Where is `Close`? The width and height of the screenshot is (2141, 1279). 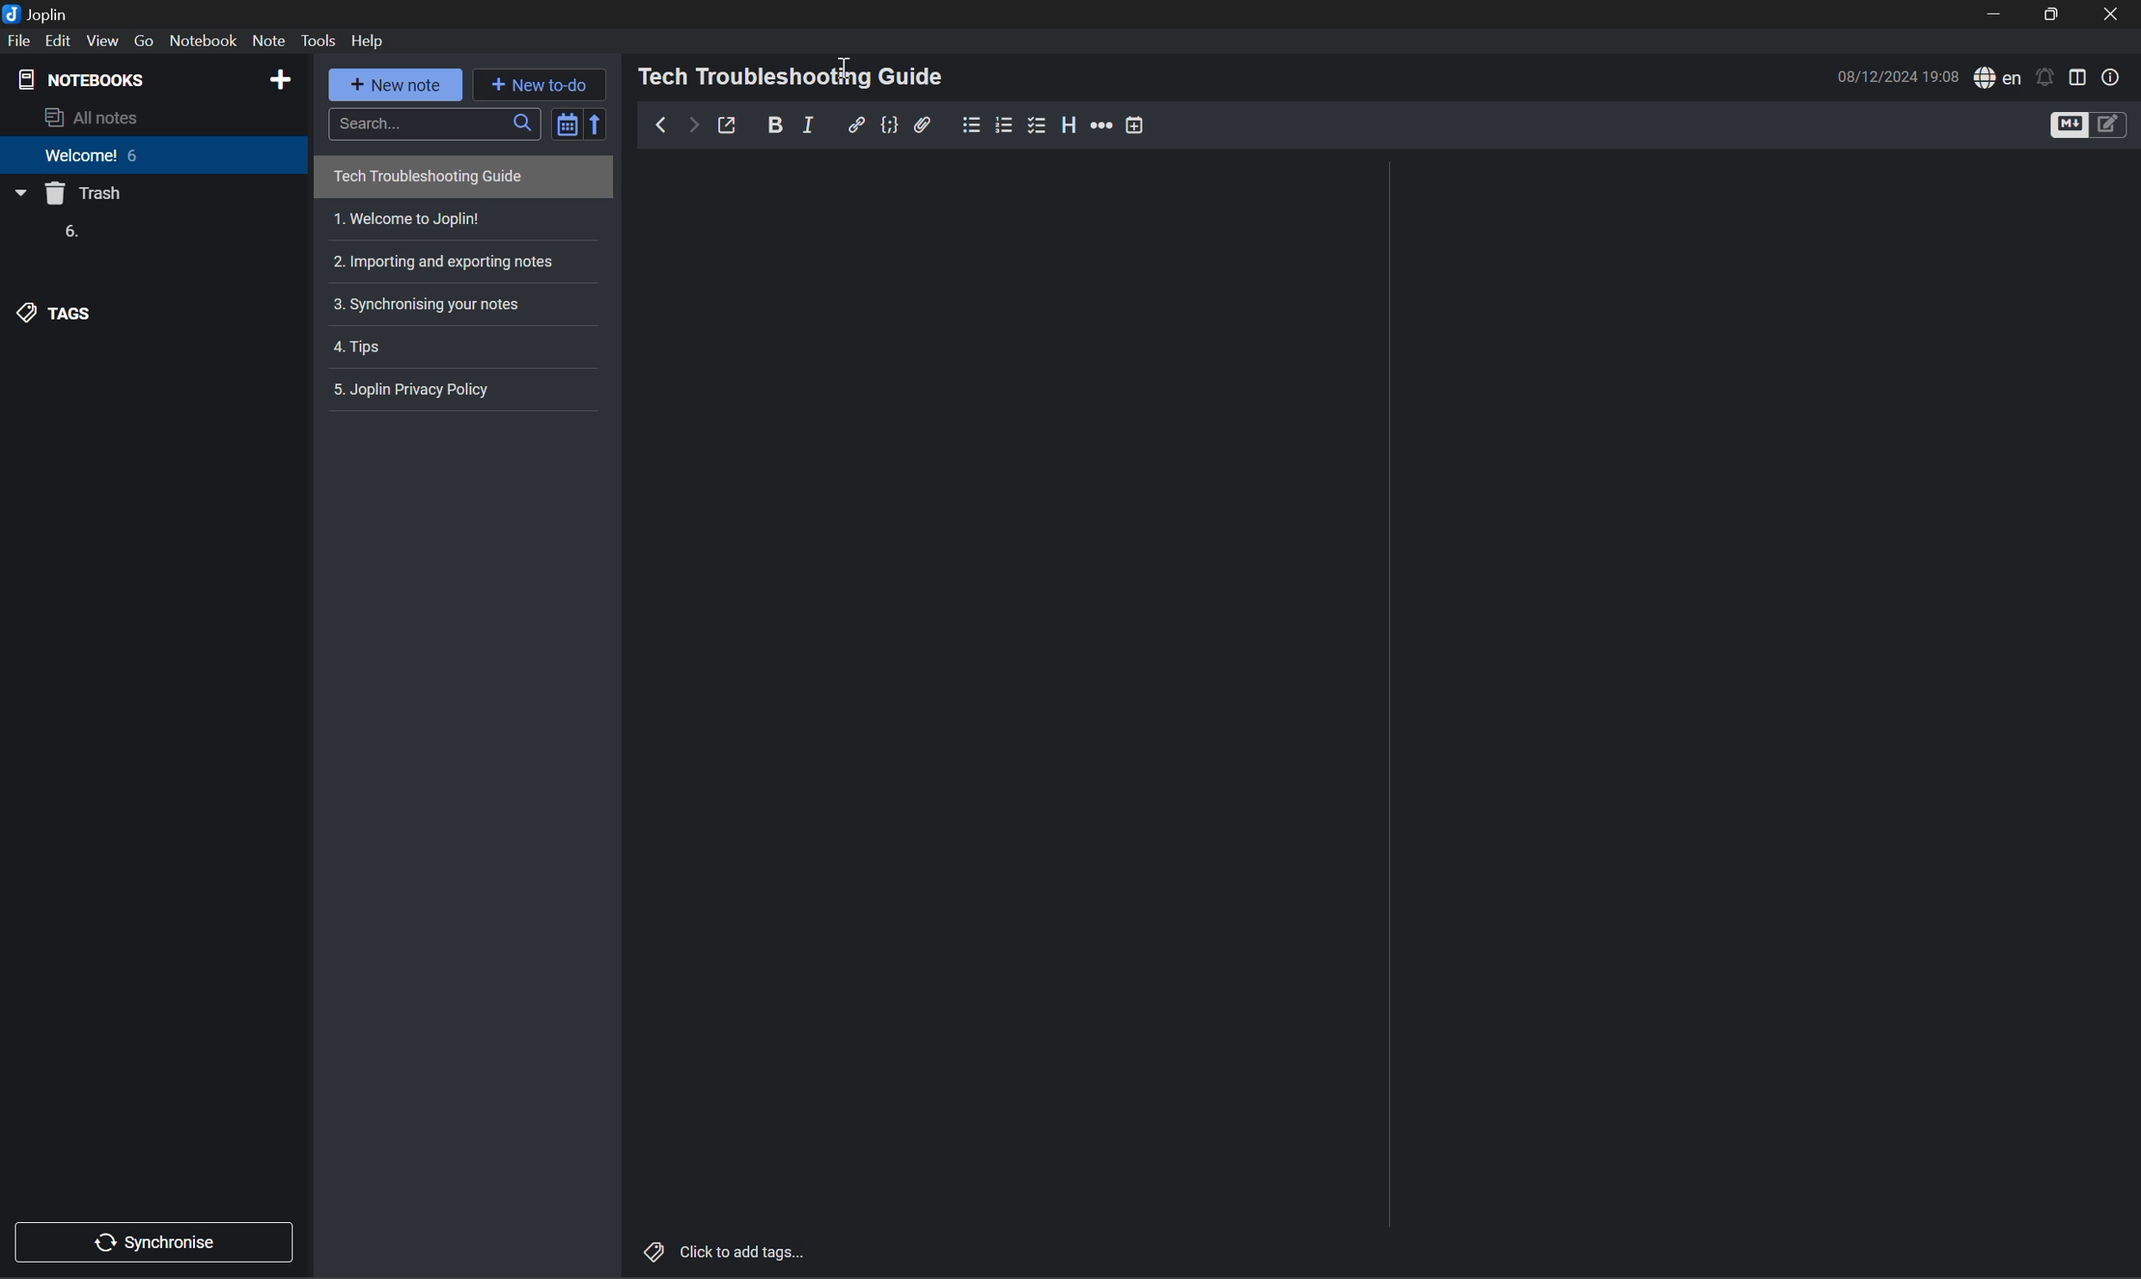
Close is located at coordinates (2113, 16).